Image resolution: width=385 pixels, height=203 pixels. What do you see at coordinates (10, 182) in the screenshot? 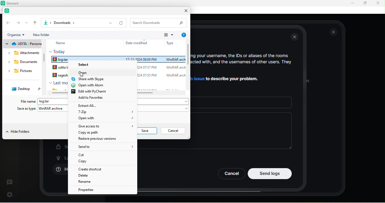
I see `thread` at bounding box center [10, 182].